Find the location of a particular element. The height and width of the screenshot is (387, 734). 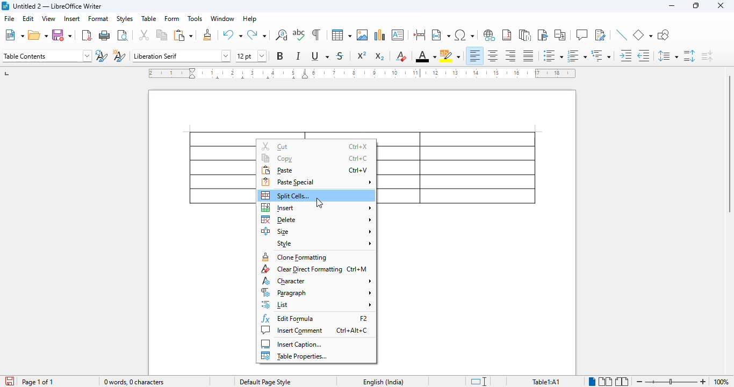

insert chart is located at coordinates (380, 35).